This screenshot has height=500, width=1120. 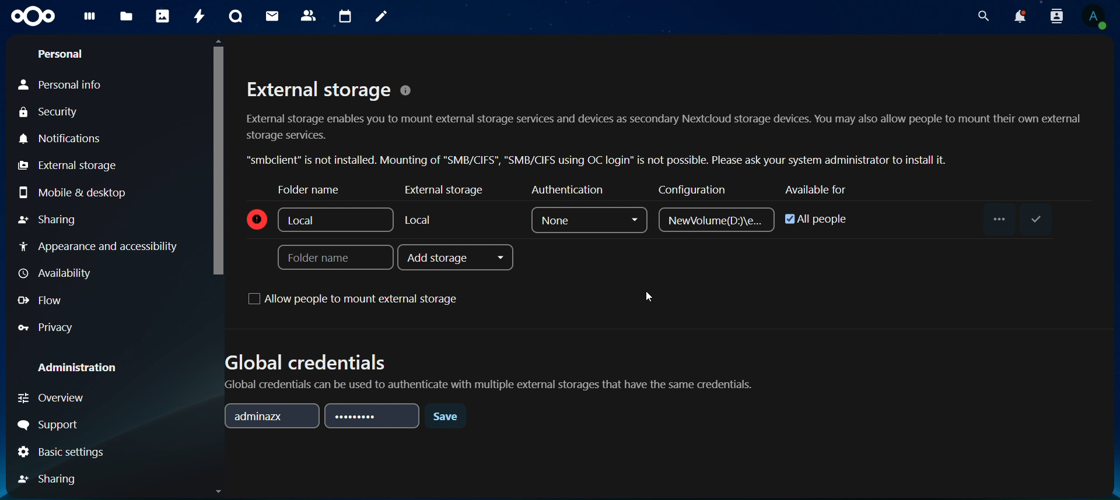 I want to click on sharing, so click(x=51, y=478).